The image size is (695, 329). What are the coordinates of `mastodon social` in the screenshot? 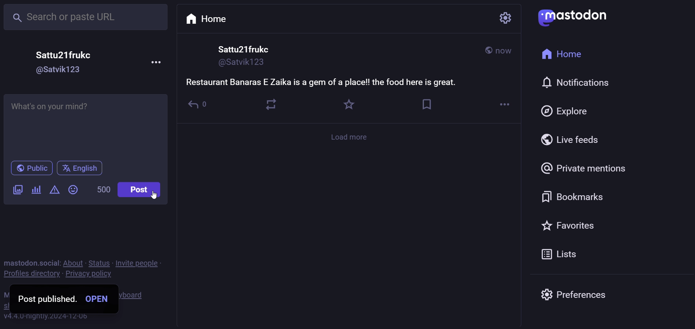 It's located at (32, 263).